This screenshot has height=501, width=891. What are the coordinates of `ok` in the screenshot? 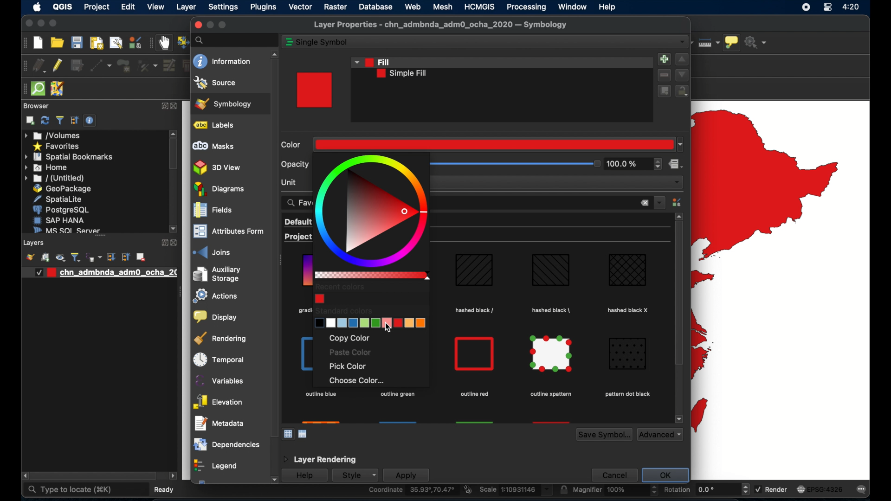 It's located at (667, 475).